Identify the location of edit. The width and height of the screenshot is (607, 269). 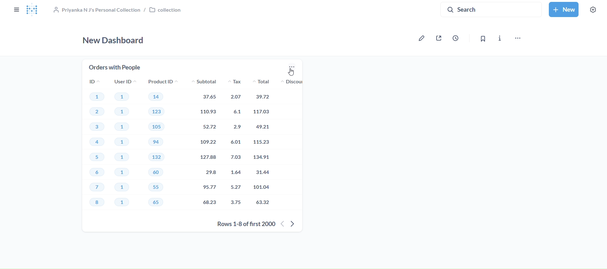
(420, 39).